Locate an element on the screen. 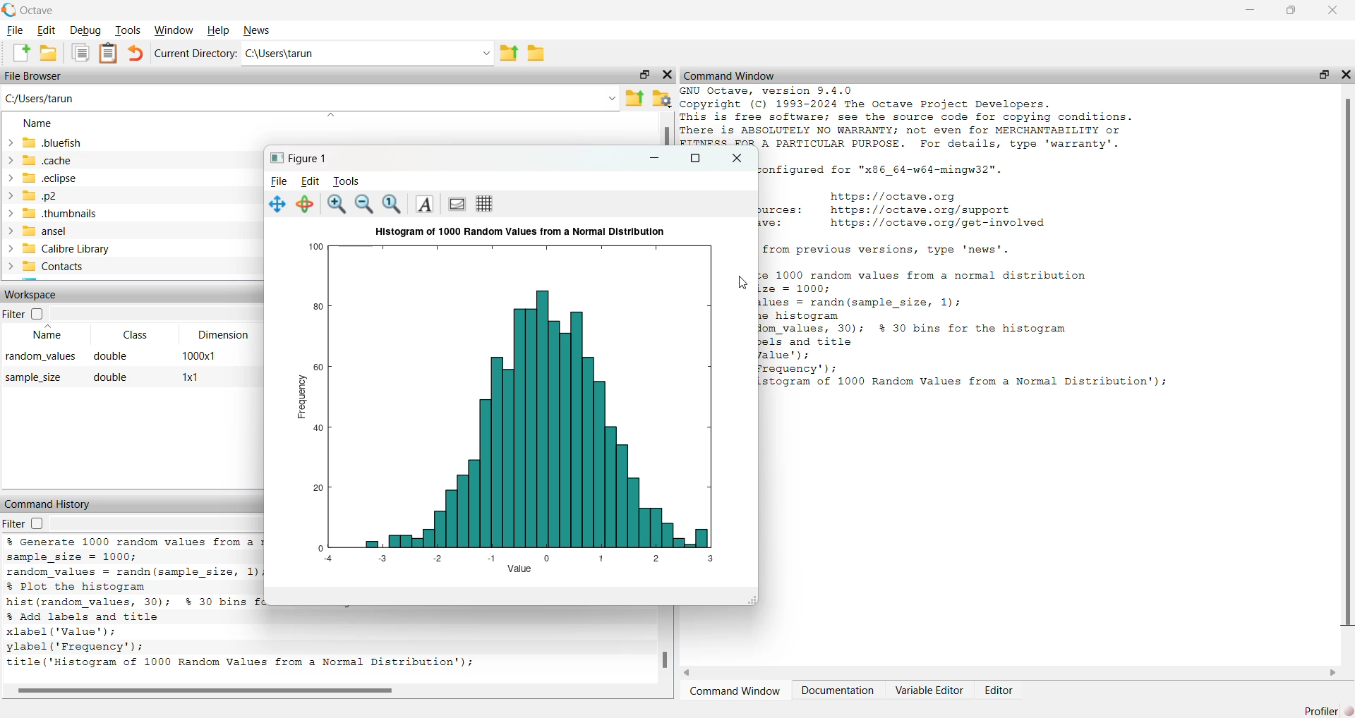  from previous versions, type 'news'.

e 1000 random values from a normal distribution

ze = 1000;

lues = randn(sample_size, 1);

e histogram

om values, 30); % 30 bins for the histogram

els and title

alue');

requency');

stogram of 1000 Random Values from a Normal Distribution'); is located at coordinates (969, 319).